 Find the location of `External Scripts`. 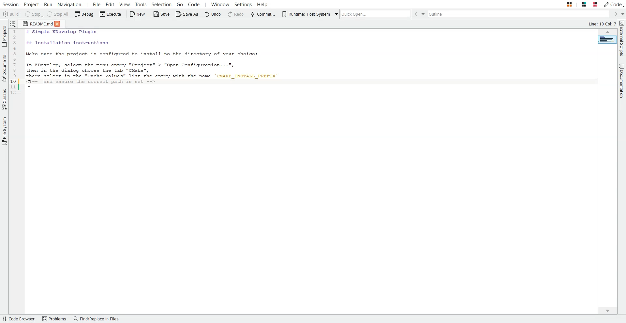

External Scripts is located at coordinates (622, 38).